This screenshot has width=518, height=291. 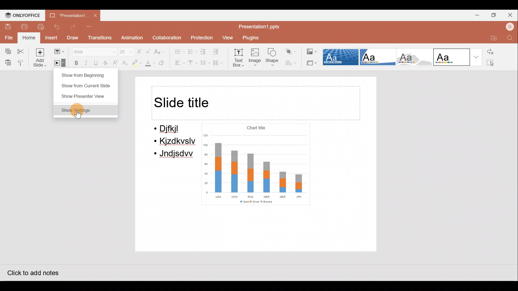 What do you see at coordinates (341, 57) in the screenshot?
I see `Dotted` at bounding box center [341, 57].